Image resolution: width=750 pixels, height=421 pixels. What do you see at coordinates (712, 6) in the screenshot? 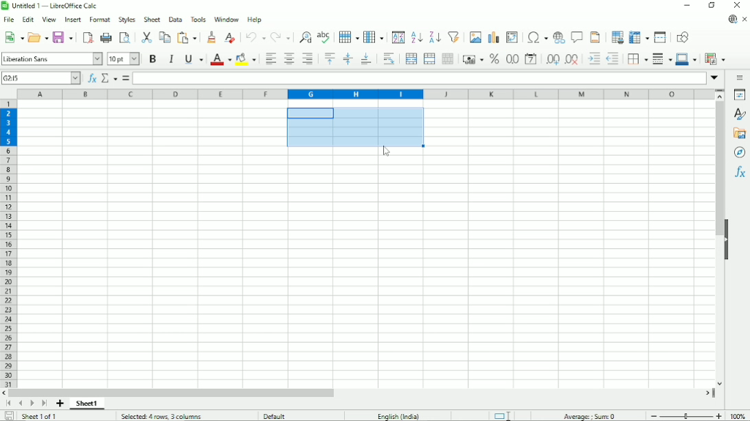
I see `Restore down` at bounding box center [712, 6].